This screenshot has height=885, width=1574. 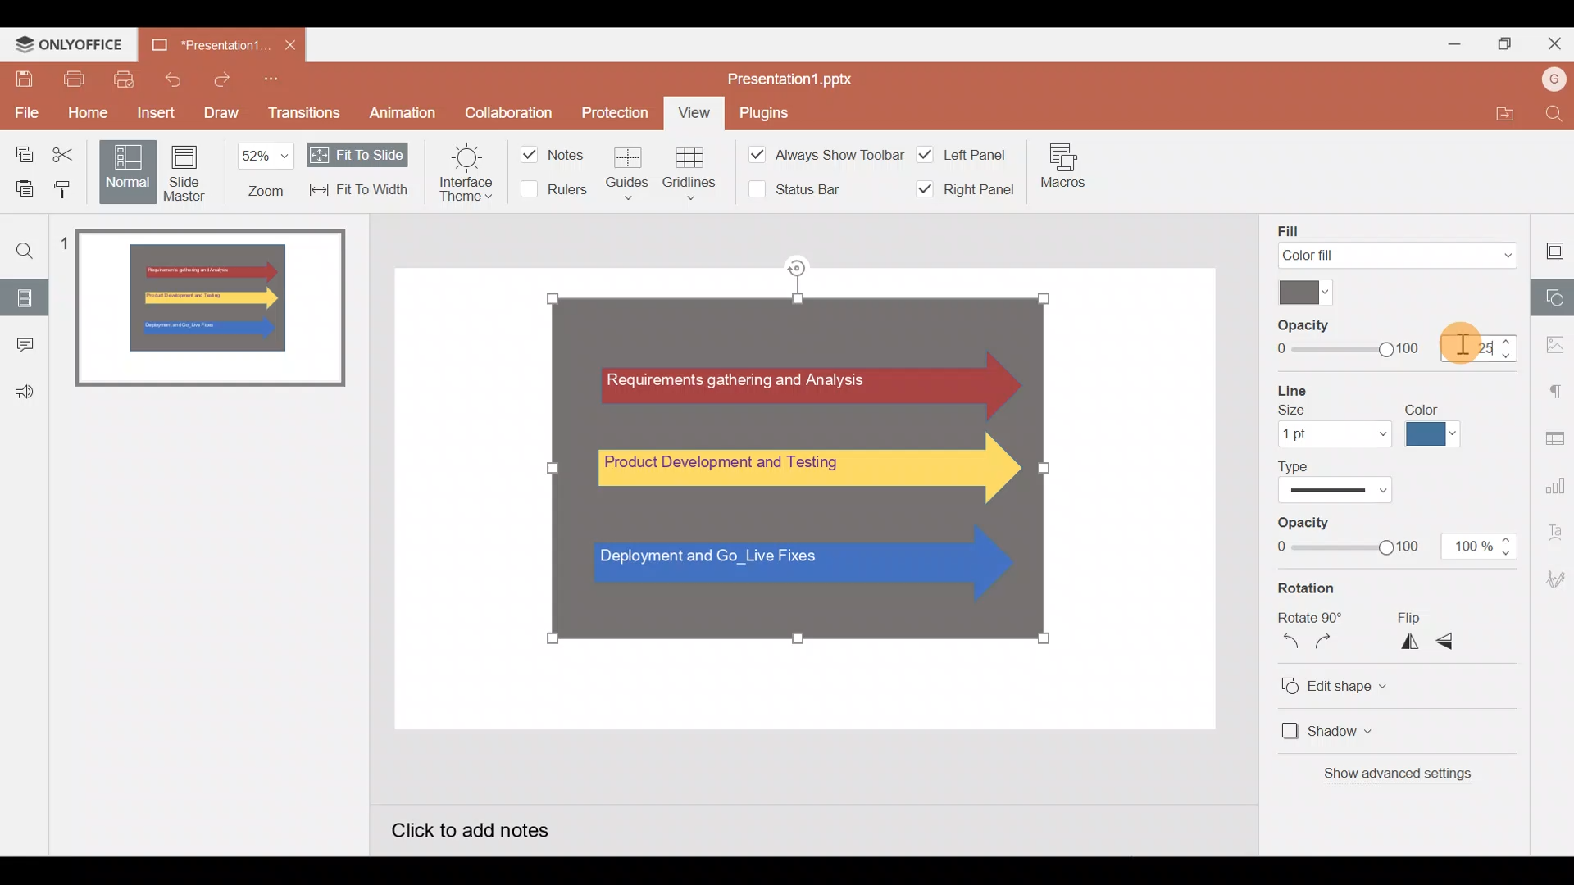 What do you see at coordinates (690, 172) in the screenshot?
I see `Gridlines` at bounding box center [690, 172].